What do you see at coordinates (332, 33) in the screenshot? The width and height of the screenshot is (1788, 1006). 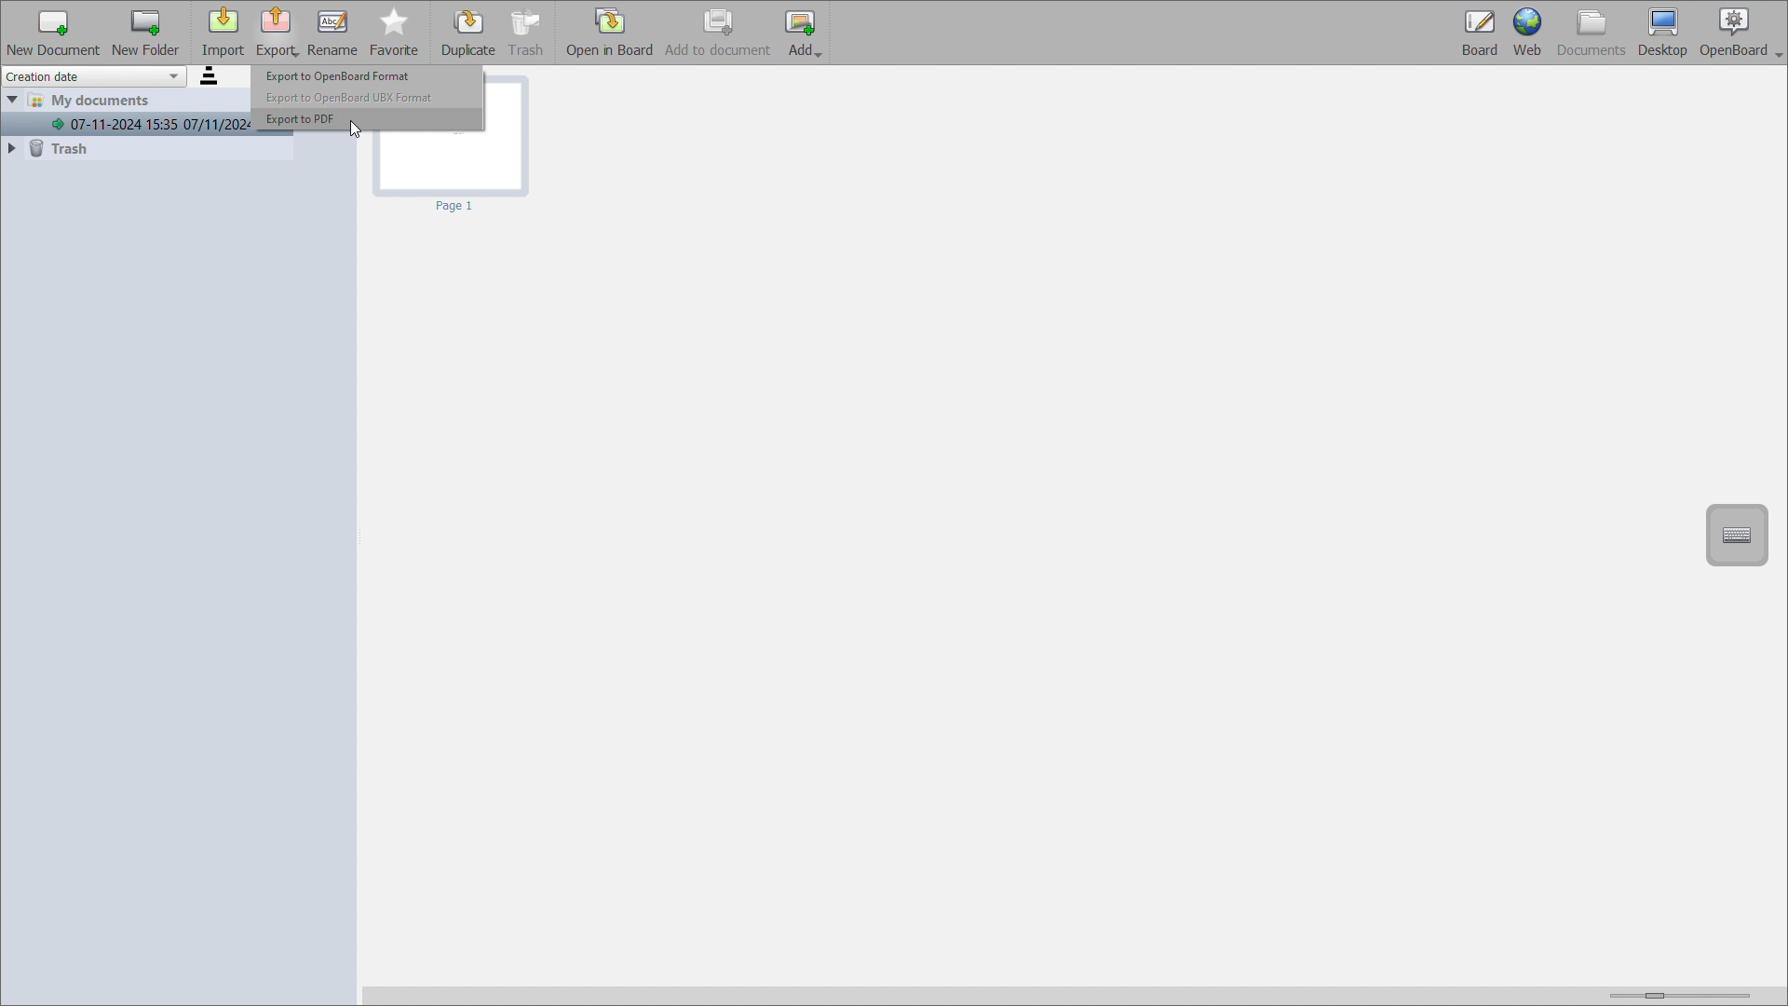 I see `rename` at bounding box center [332, 33].